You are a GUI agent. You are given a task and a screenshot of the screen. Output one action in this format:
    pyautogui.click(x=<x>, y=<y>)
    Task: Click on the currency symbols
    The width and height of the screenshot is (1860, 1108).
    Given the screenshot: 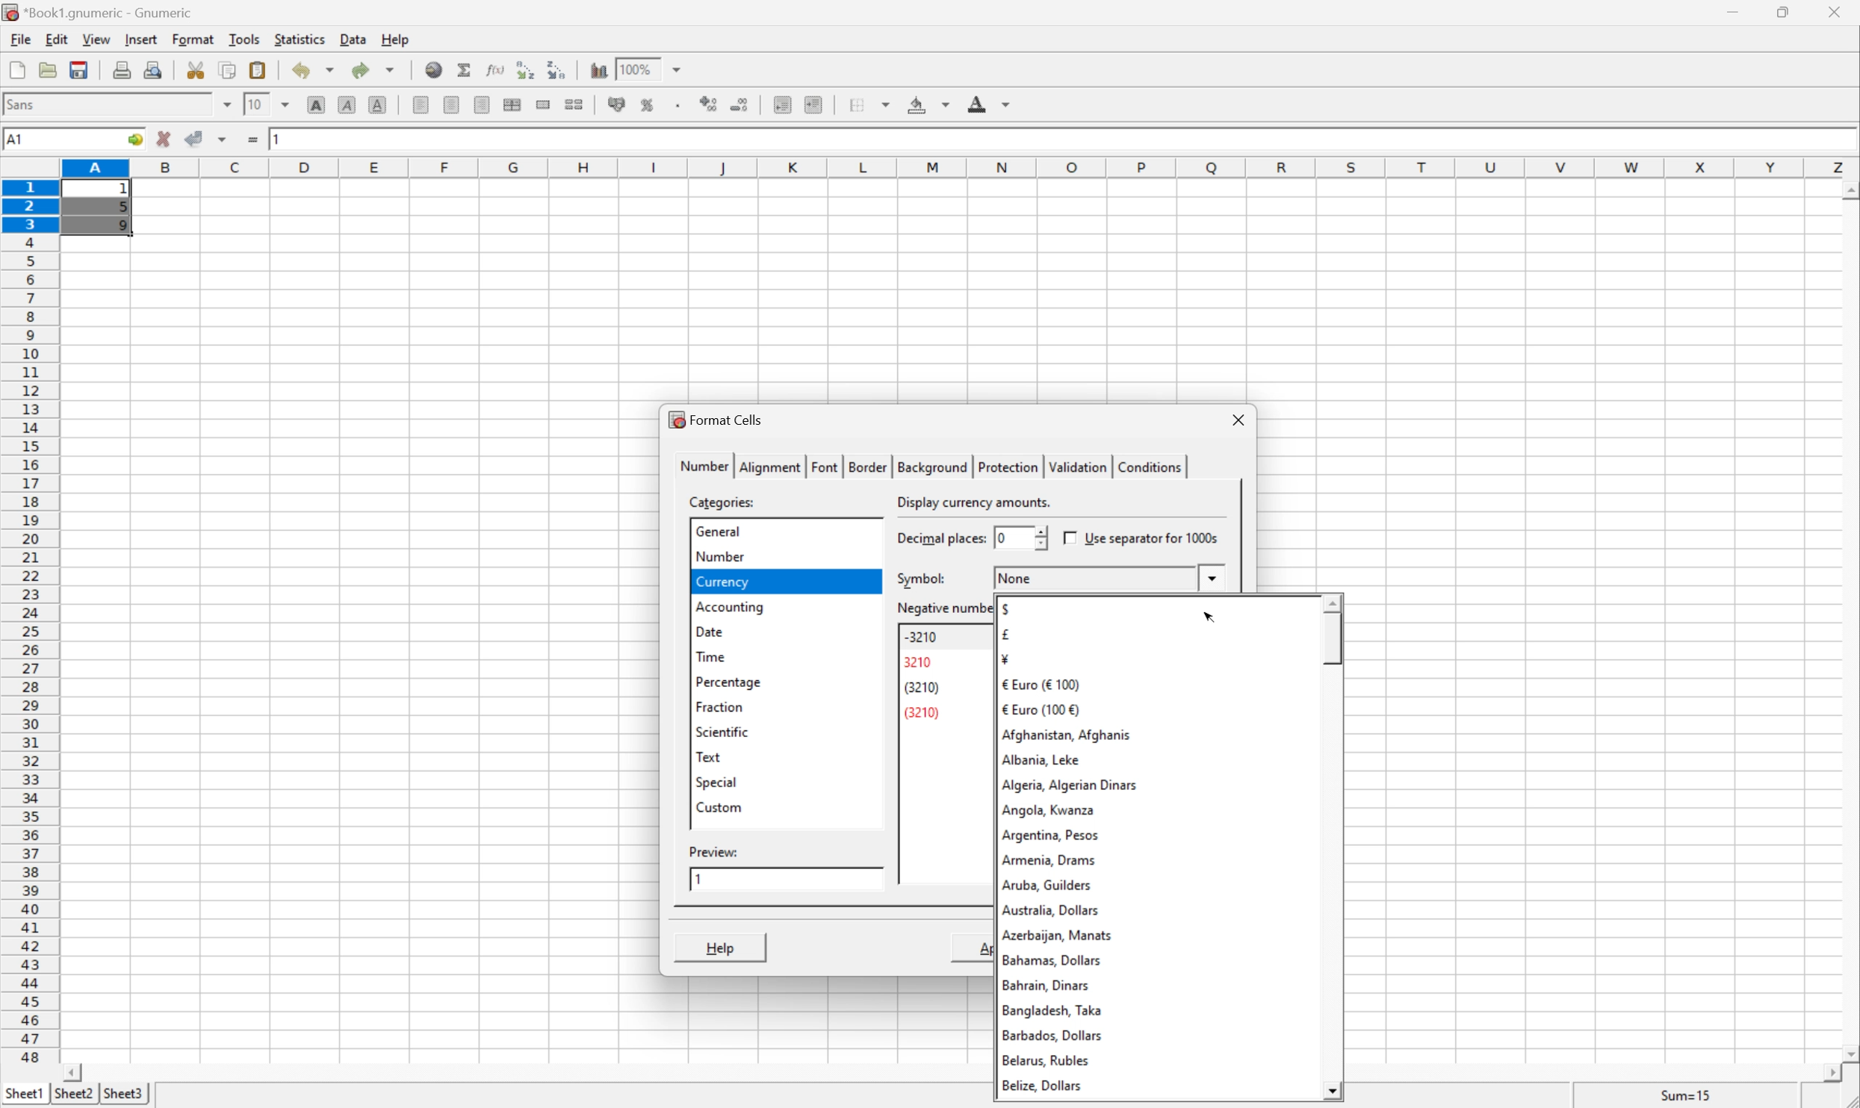 What is the action you would take?
    pyautogui.click(x=1158, y=847)
    